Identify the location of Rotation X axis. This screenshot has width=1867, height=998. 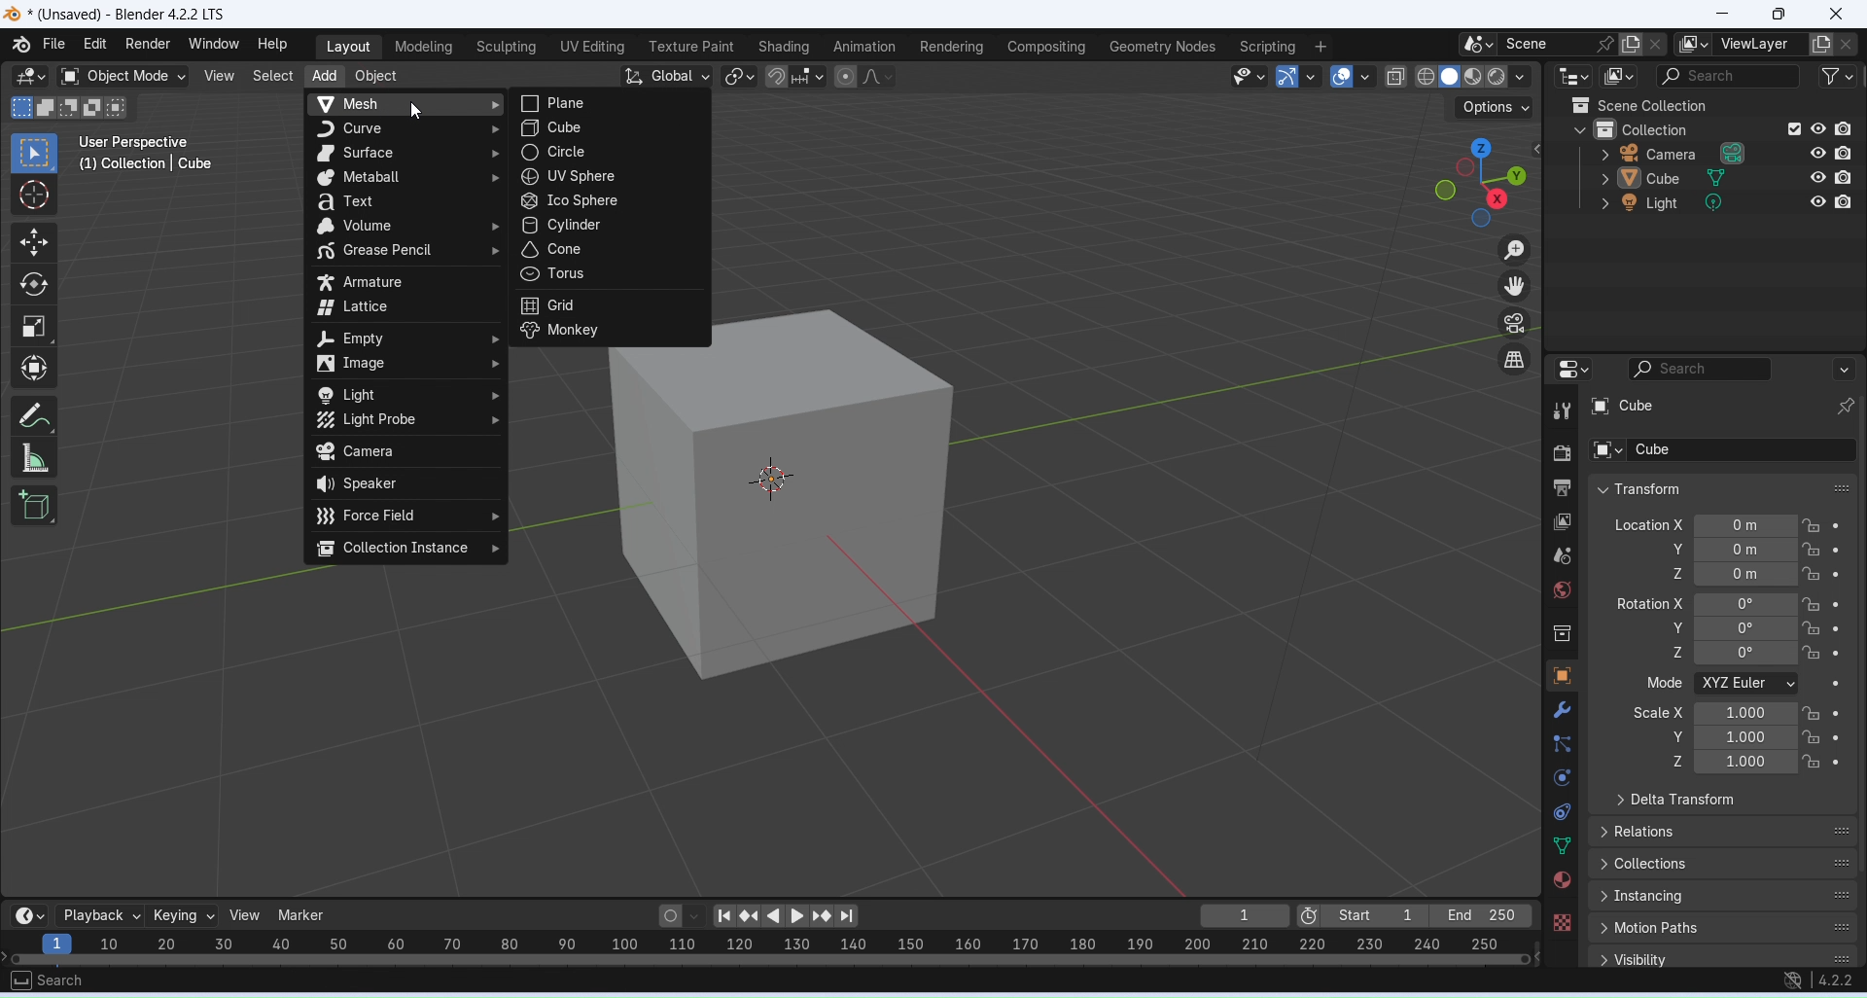
(1649, 601).